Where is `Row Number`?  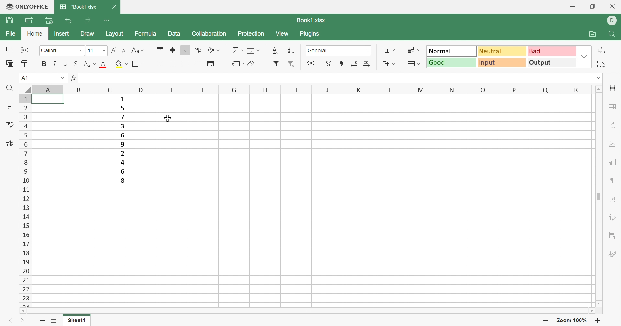 Row Number is located at coordinates (26, 200).